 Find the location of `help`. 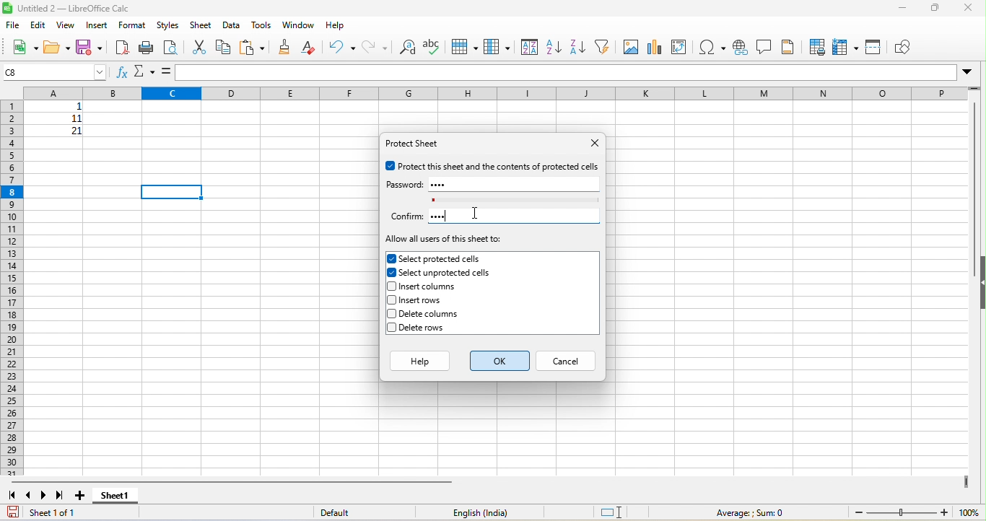

help is located at coordinates (421, 361).